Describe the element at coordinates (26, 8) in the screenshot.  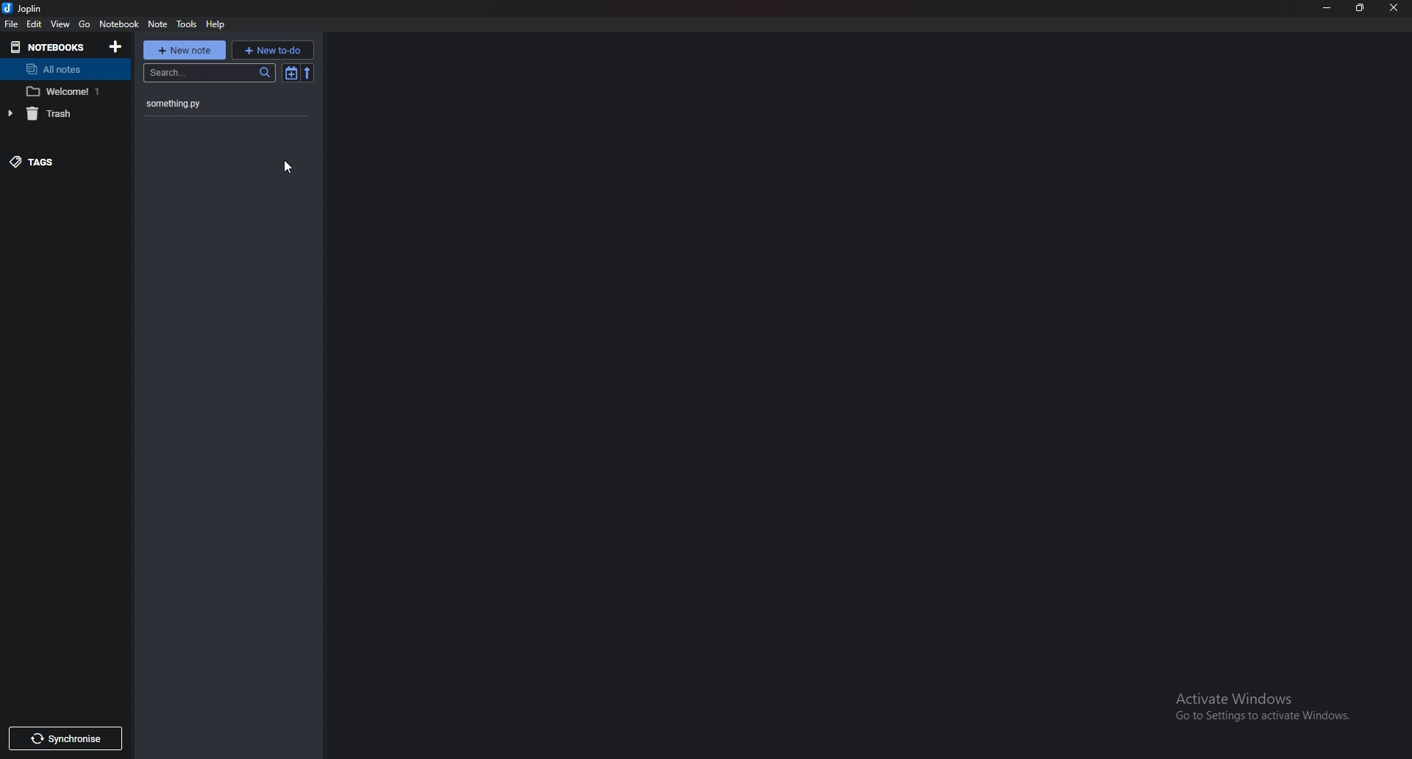
I see `joplin` at that location.